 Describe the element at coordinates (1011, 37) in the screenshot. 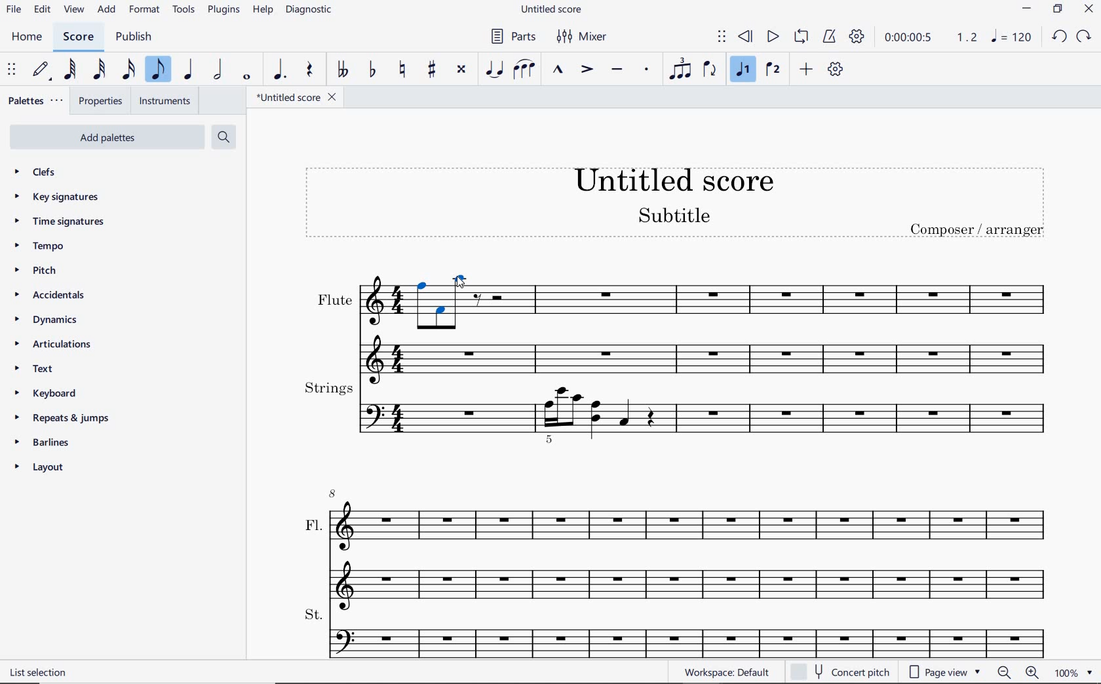

I see `note` at that location.